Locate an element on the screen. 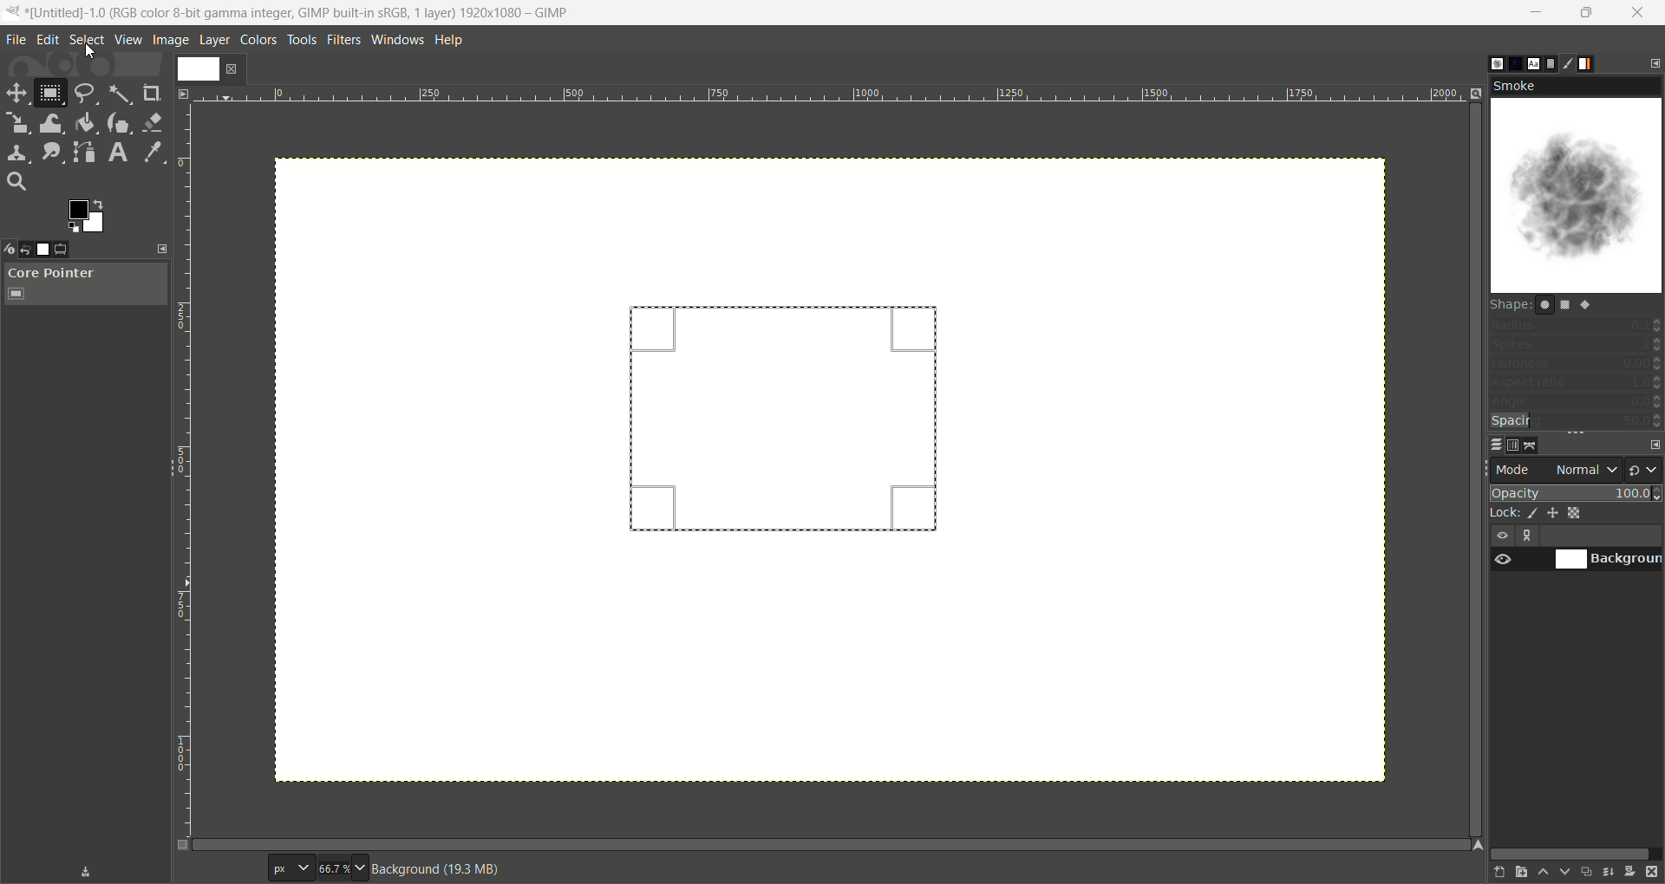  windows is located at coordinates (396, 39).